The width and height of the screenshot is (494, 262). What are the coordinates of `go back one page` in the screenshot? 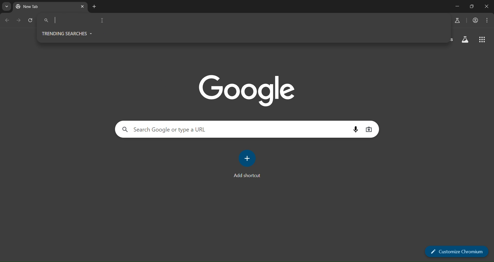 It's located at (7, 22).